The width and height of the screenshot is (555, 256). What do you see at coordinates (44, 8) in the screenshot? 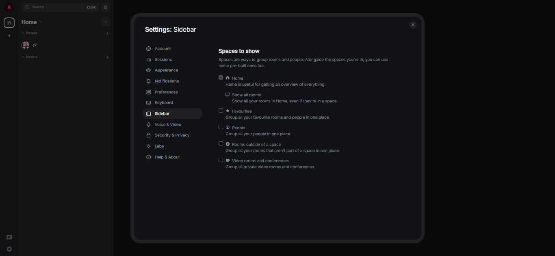
I see `search` at bounding box center [44, 8].